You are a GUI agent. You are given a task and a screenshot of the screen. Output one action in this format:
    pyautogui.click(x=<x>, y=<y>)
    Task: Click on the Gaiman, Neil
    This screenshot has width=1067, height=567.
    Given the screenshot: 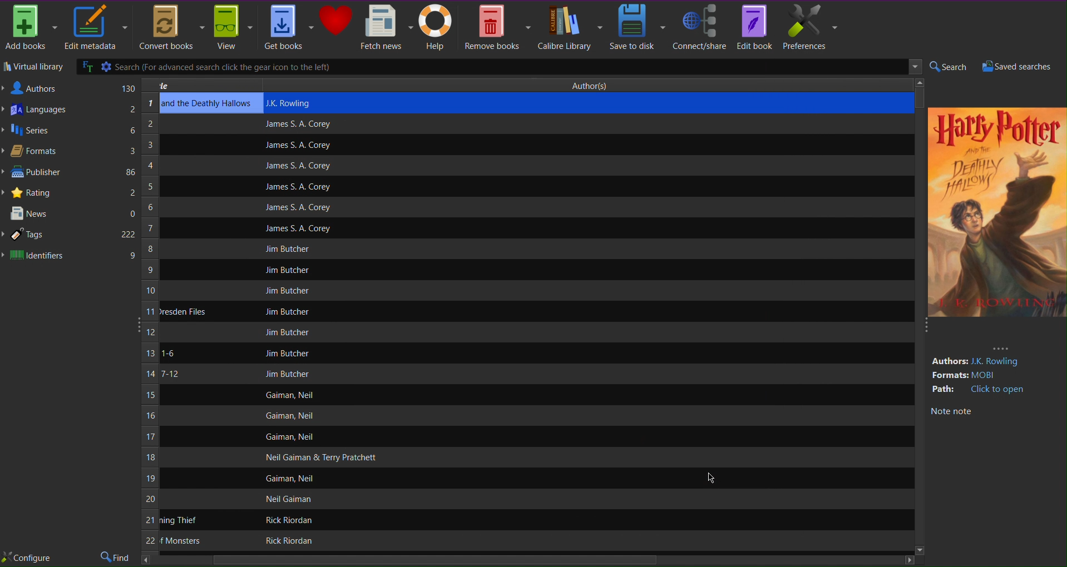 What is the action you would take?
    pyautogui.click(x=289, y=395)
    